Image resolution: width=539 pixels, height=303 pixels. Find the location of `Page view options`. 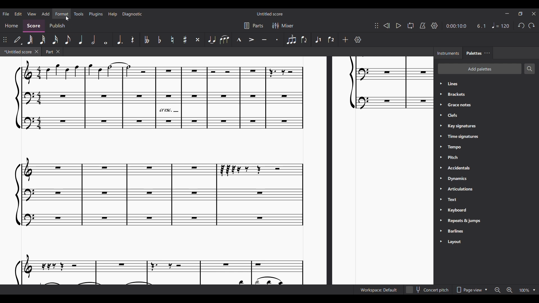

Page view options is located at coordinates (471, 290).